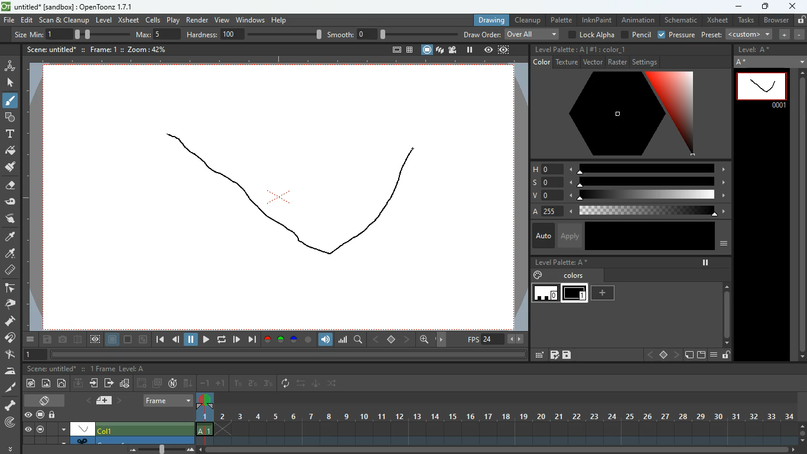  Describe the element at coordinates (726, 307) in the screenshot. I see `scroll` at that location.